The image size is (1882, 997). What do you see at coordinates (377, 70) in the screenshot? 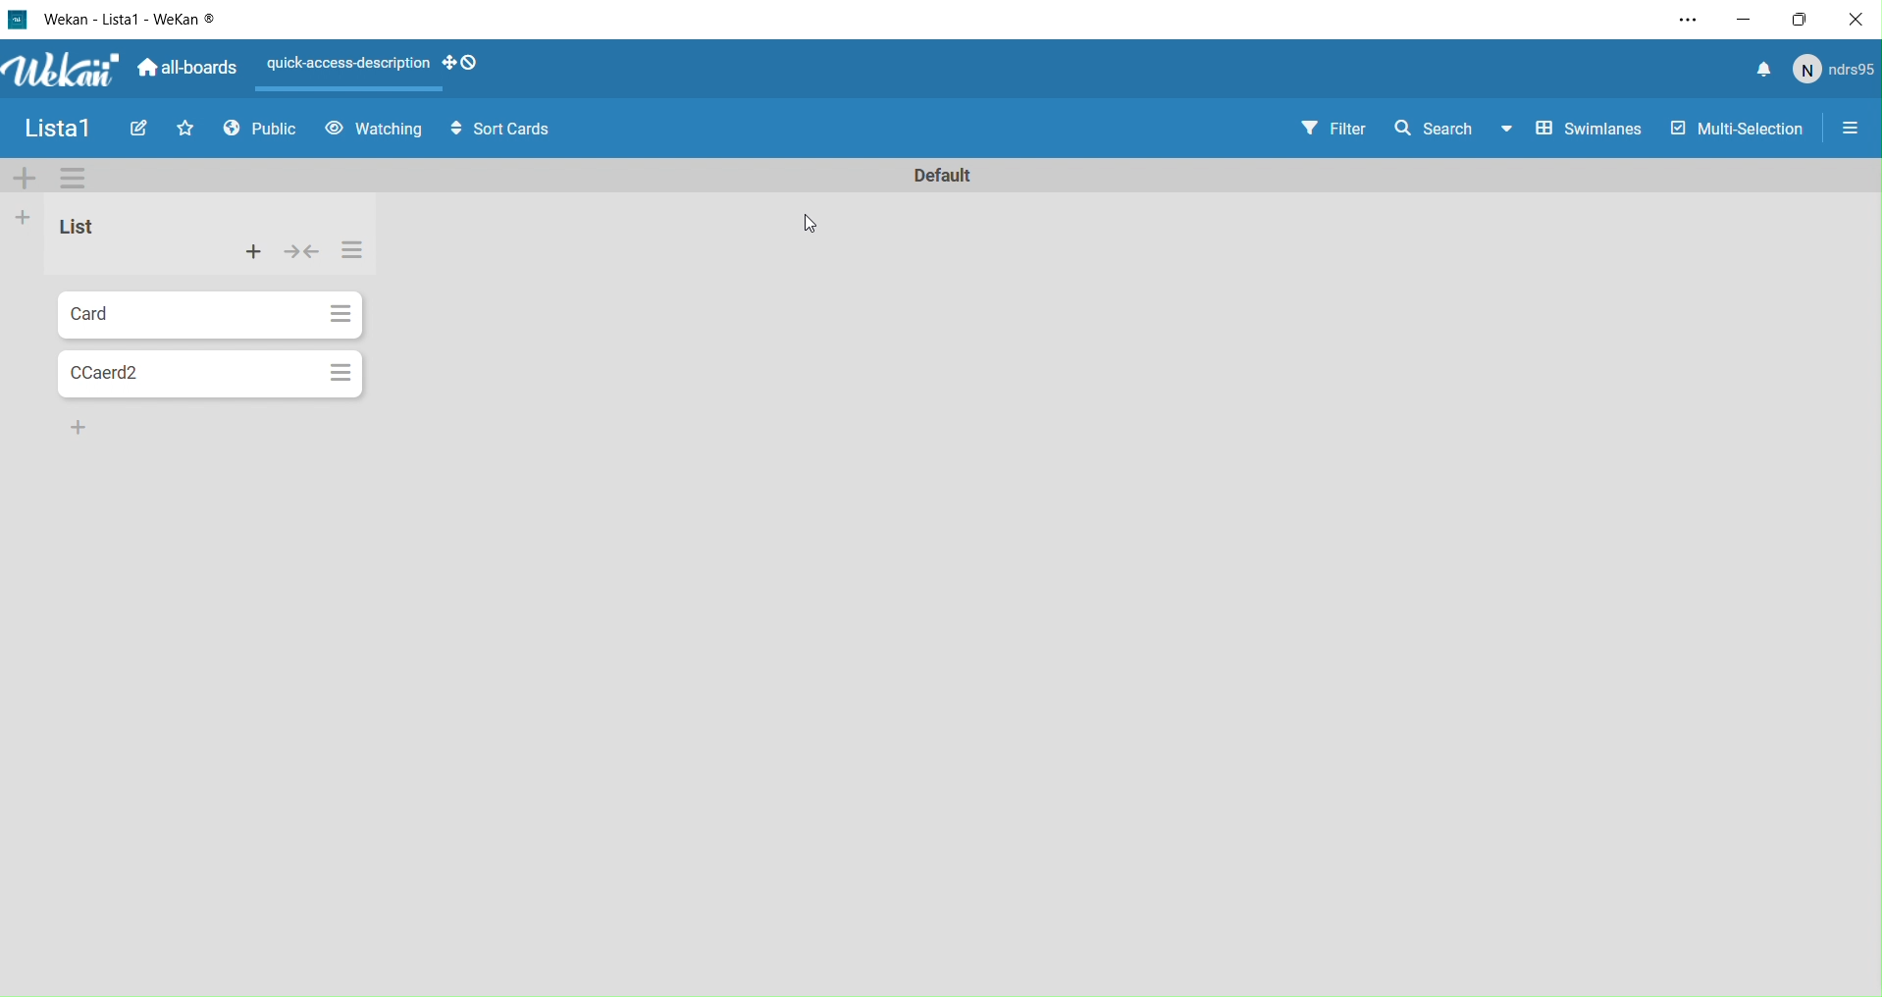
I see `Layout options` at bounding box center [377, 70].